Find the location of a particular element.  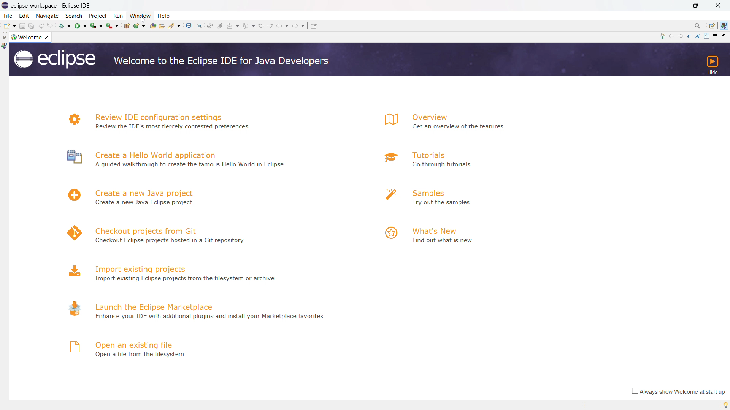

previous annotation is located at coordinates (248, 26).